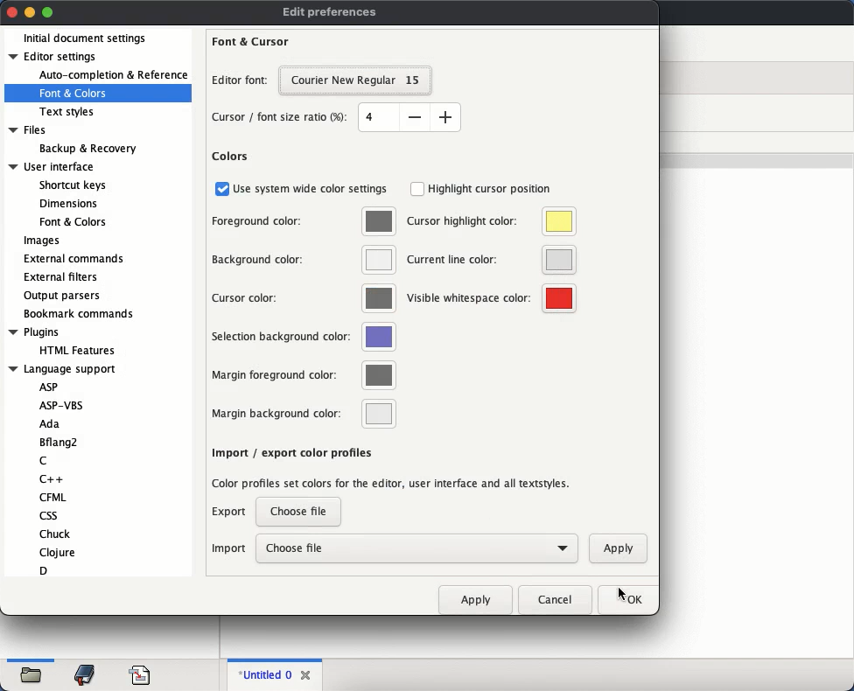 The image size is (854, 691). I want to click on Cursor, so click(621, 596).